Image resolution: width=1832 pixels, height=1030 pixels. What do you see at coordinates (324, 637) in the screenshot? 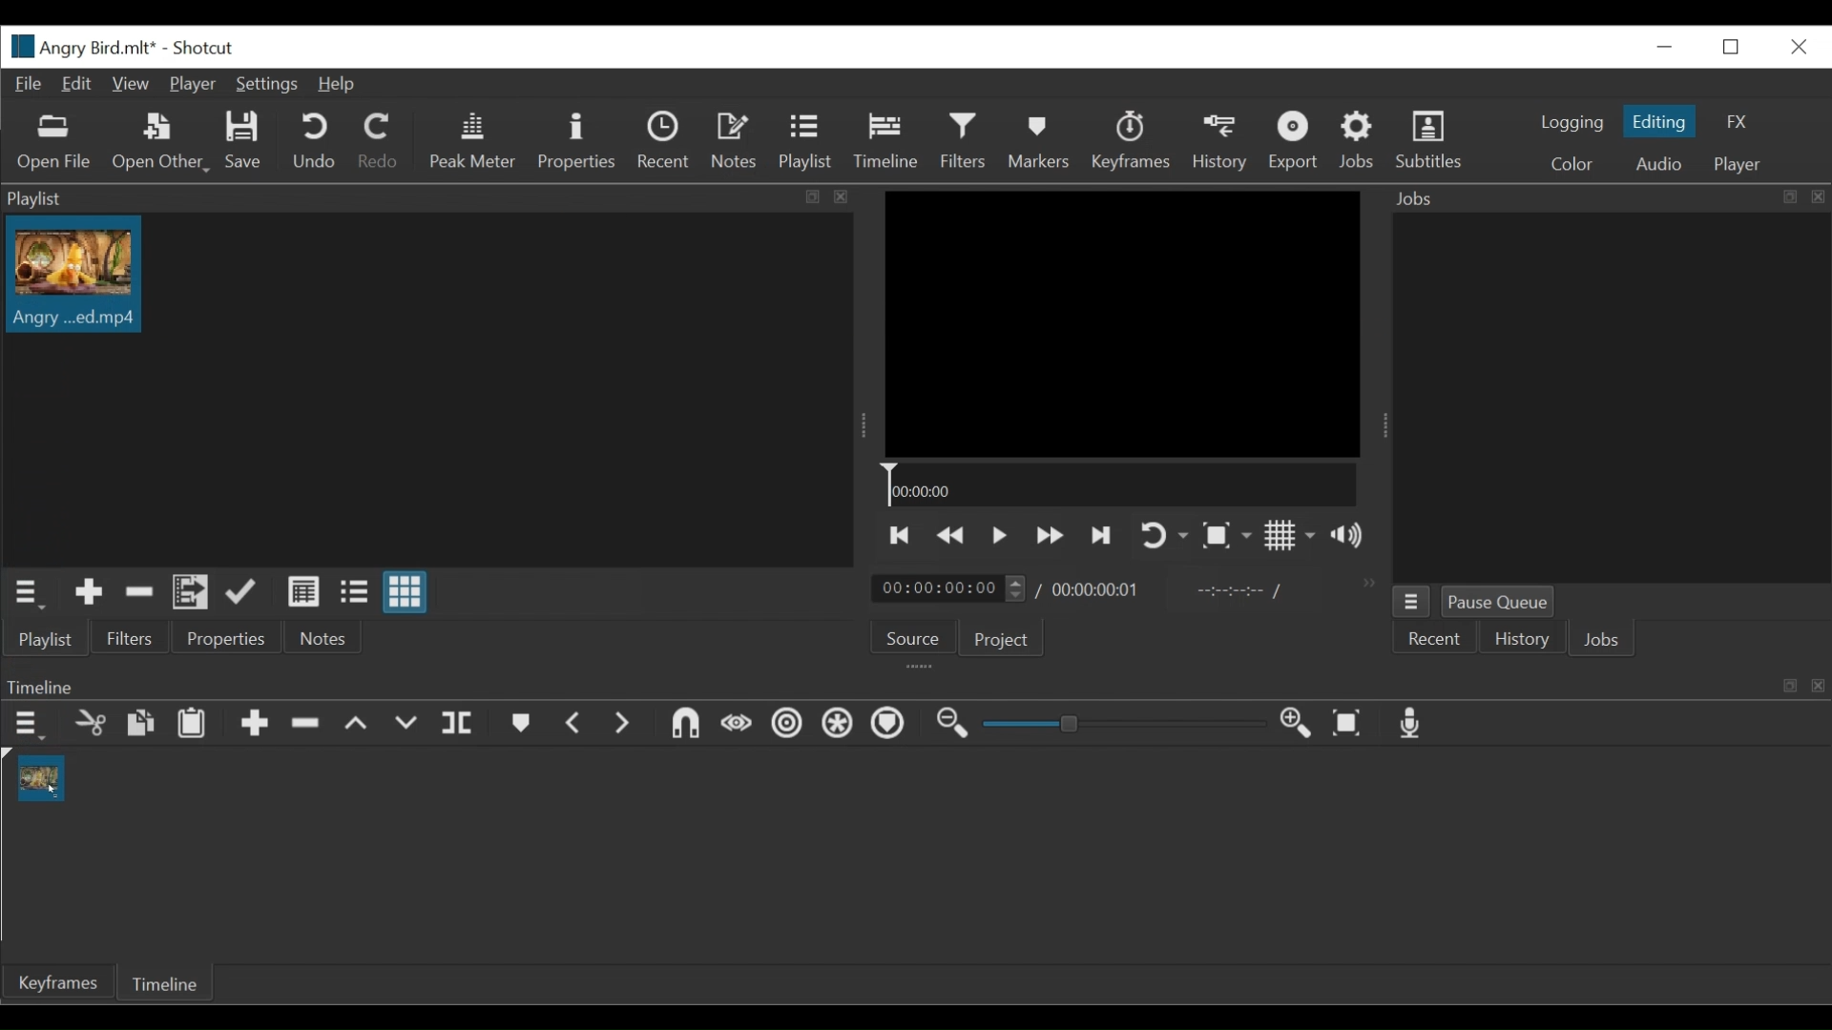
I see `Notes` at bounding box center [324, 637].